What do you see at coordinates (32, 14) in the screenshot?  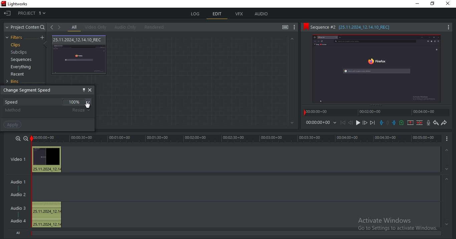 I see `project 1` at bounding box center [32, 14].